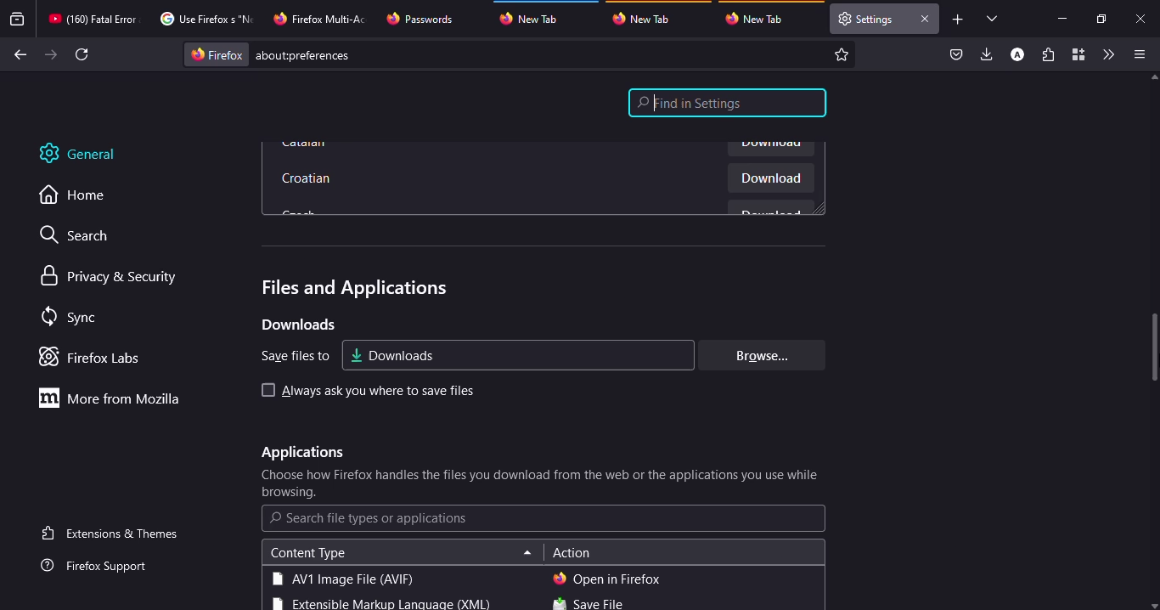 The width and height of the screenshot is (1160, 610). Describe the element at coordinates (759, 19) in the screenshot. I see `tab` at that location.